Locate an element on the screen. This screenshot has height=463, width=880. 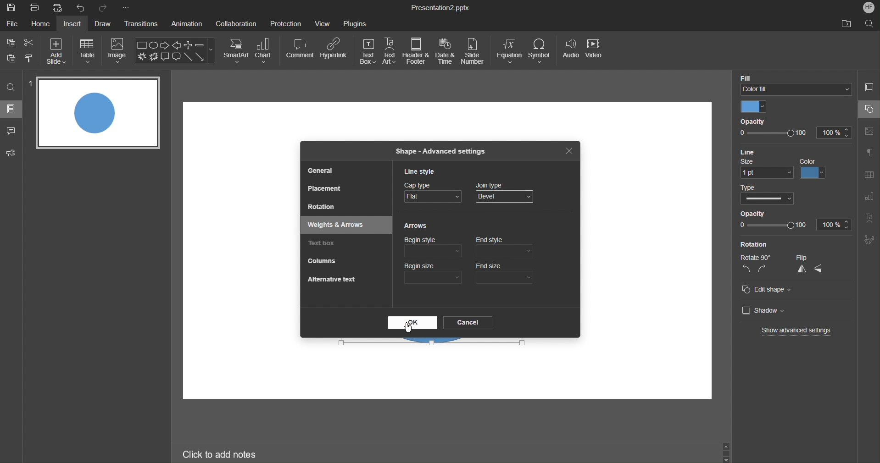
Chart is located at coordinates (265, 50).